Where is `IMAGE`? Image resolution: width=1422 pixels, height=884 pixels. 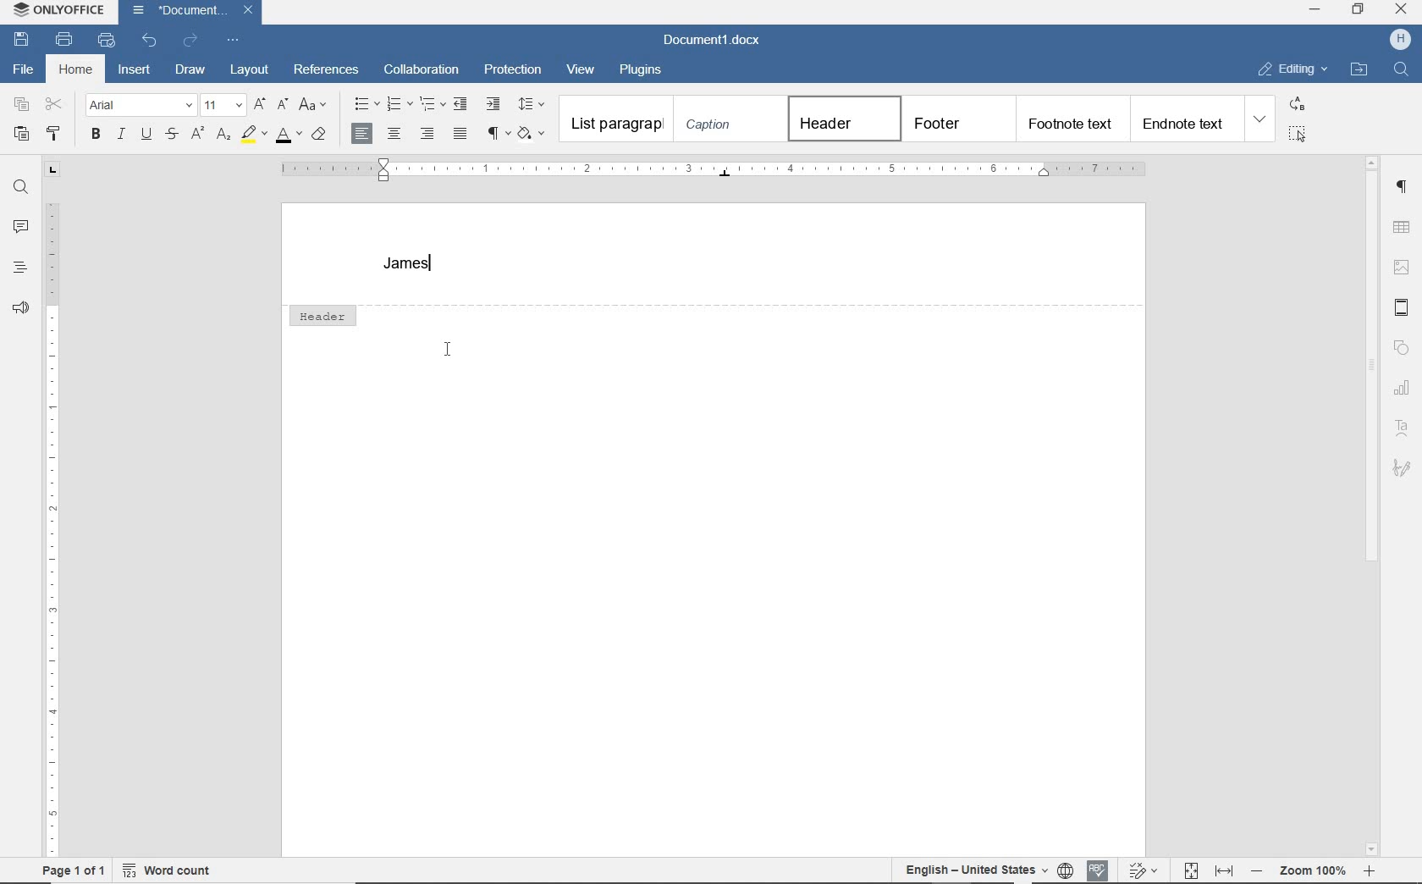
IMAGE is located at coordinates (1403, 267).